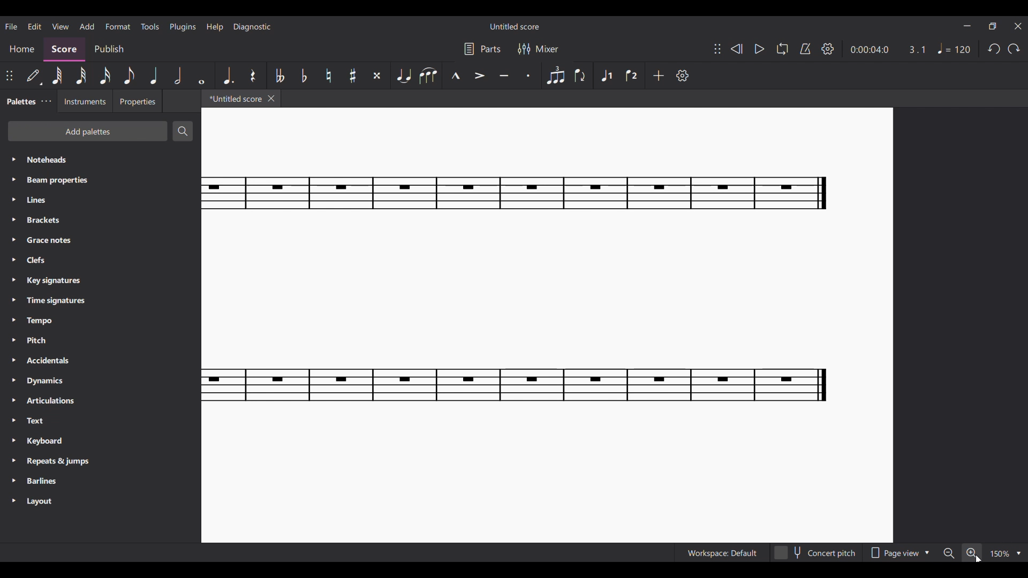  Describe the element at coordinates (328, 76) in the screenshot. I see `Toggle natural` at that location.